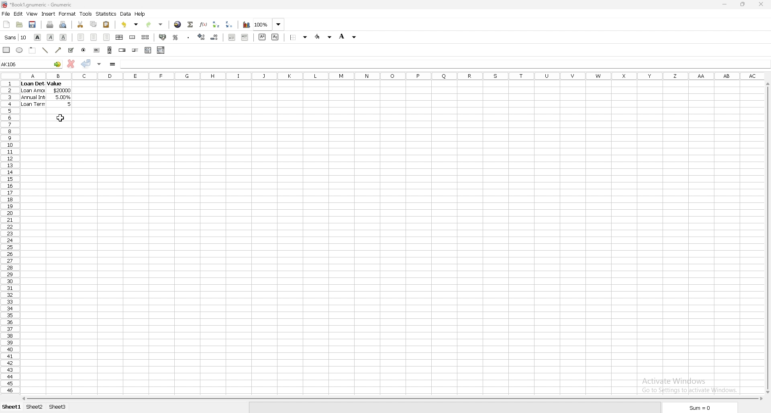 Image resolution: width=771 pixels, height=413 pixels. What do you see at coordinates (32, 64) in the screenshot?
I see `selected cell` at bounding box center [32, 64].